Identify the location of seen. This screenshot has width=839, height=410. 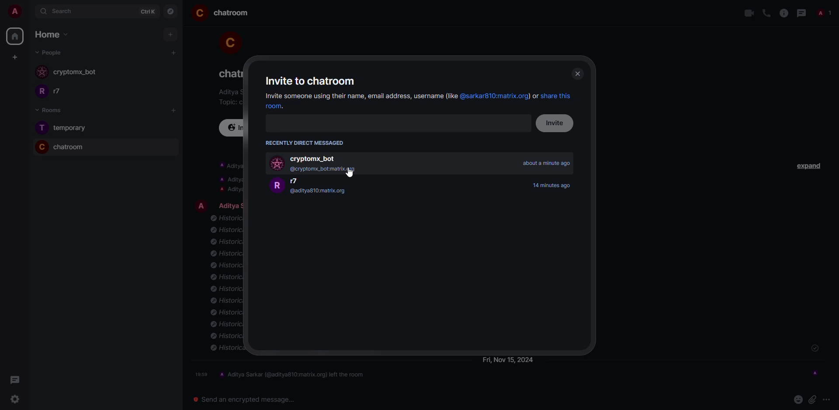
(815, 372).